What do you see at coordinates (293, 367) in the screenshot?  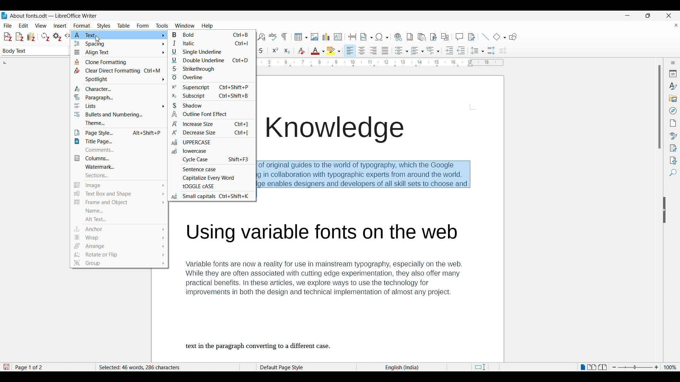 I see `Page style` at bounding box center [293, 367].